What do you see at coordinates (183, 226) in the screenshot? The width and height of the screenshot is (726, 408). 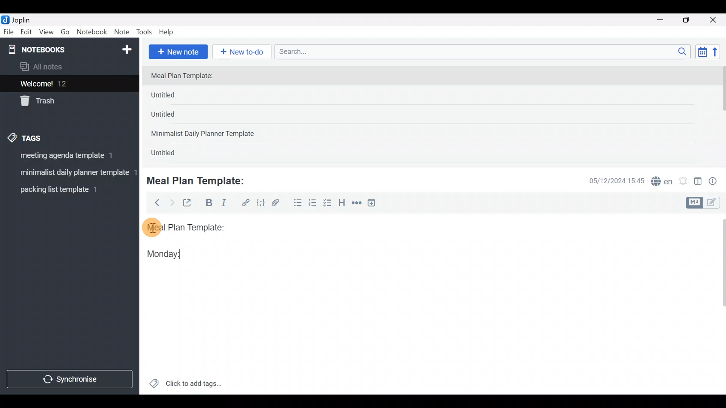 I see `Meal plan template` at bounding box center [183, 226].